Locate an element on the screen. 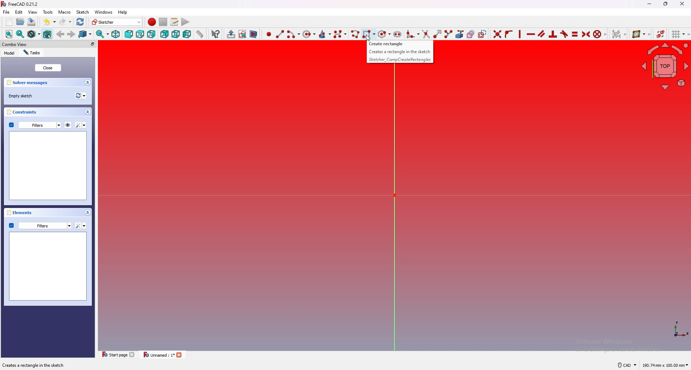 The width and height of the screenshot is (691, 370). collapse is located at coordinates (87, 212).